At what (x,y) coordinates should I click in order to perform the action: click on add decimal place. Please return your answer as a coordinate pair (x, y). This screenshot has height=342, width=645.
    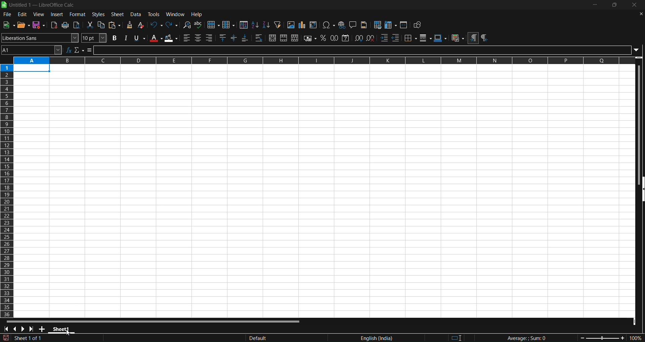
    Looking at the image, I should click on (359, 38).